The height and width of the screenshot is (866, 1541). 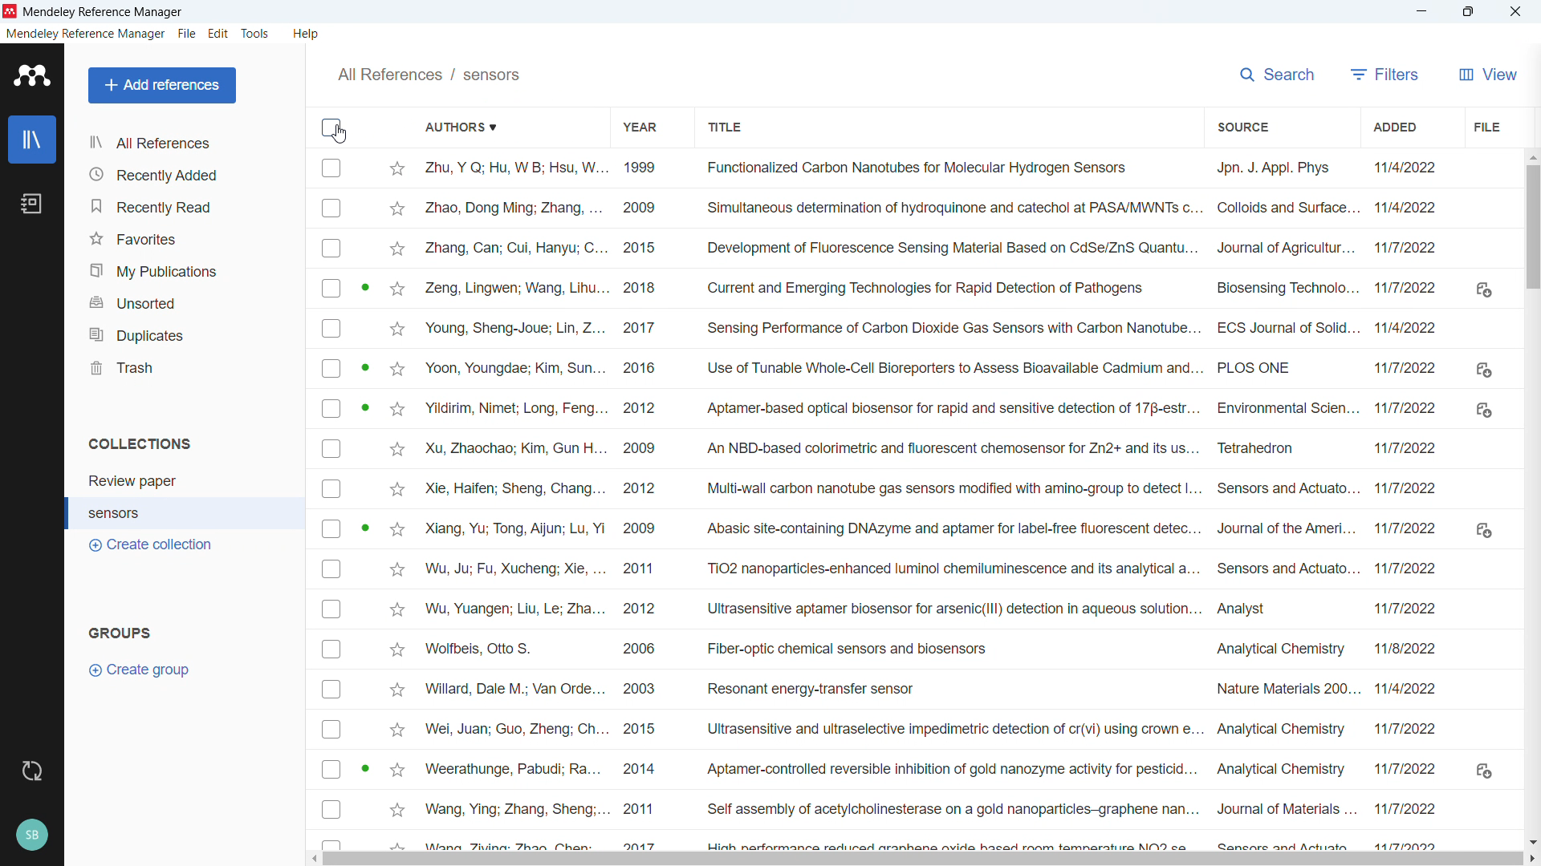 What do you see at coordinates (1392, 127) in the screenshot?
I see `Sort by date added` at bounding box center [1392, 127].